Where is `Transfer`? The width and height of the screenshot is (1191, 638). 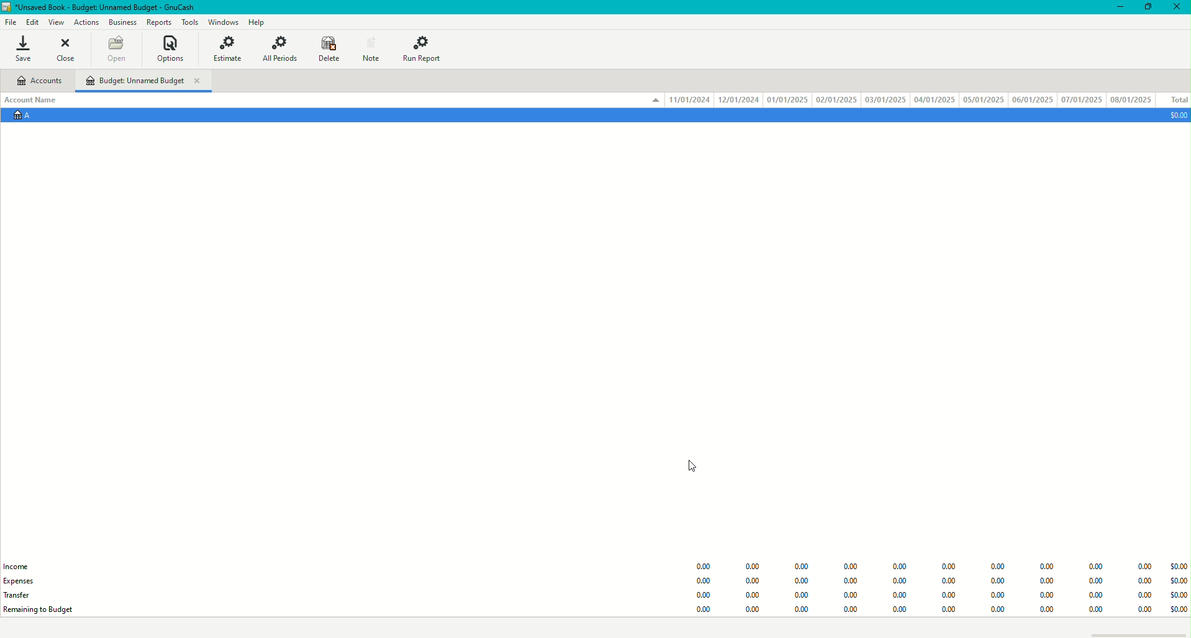
Transfer is located at coordinates (24, 595).